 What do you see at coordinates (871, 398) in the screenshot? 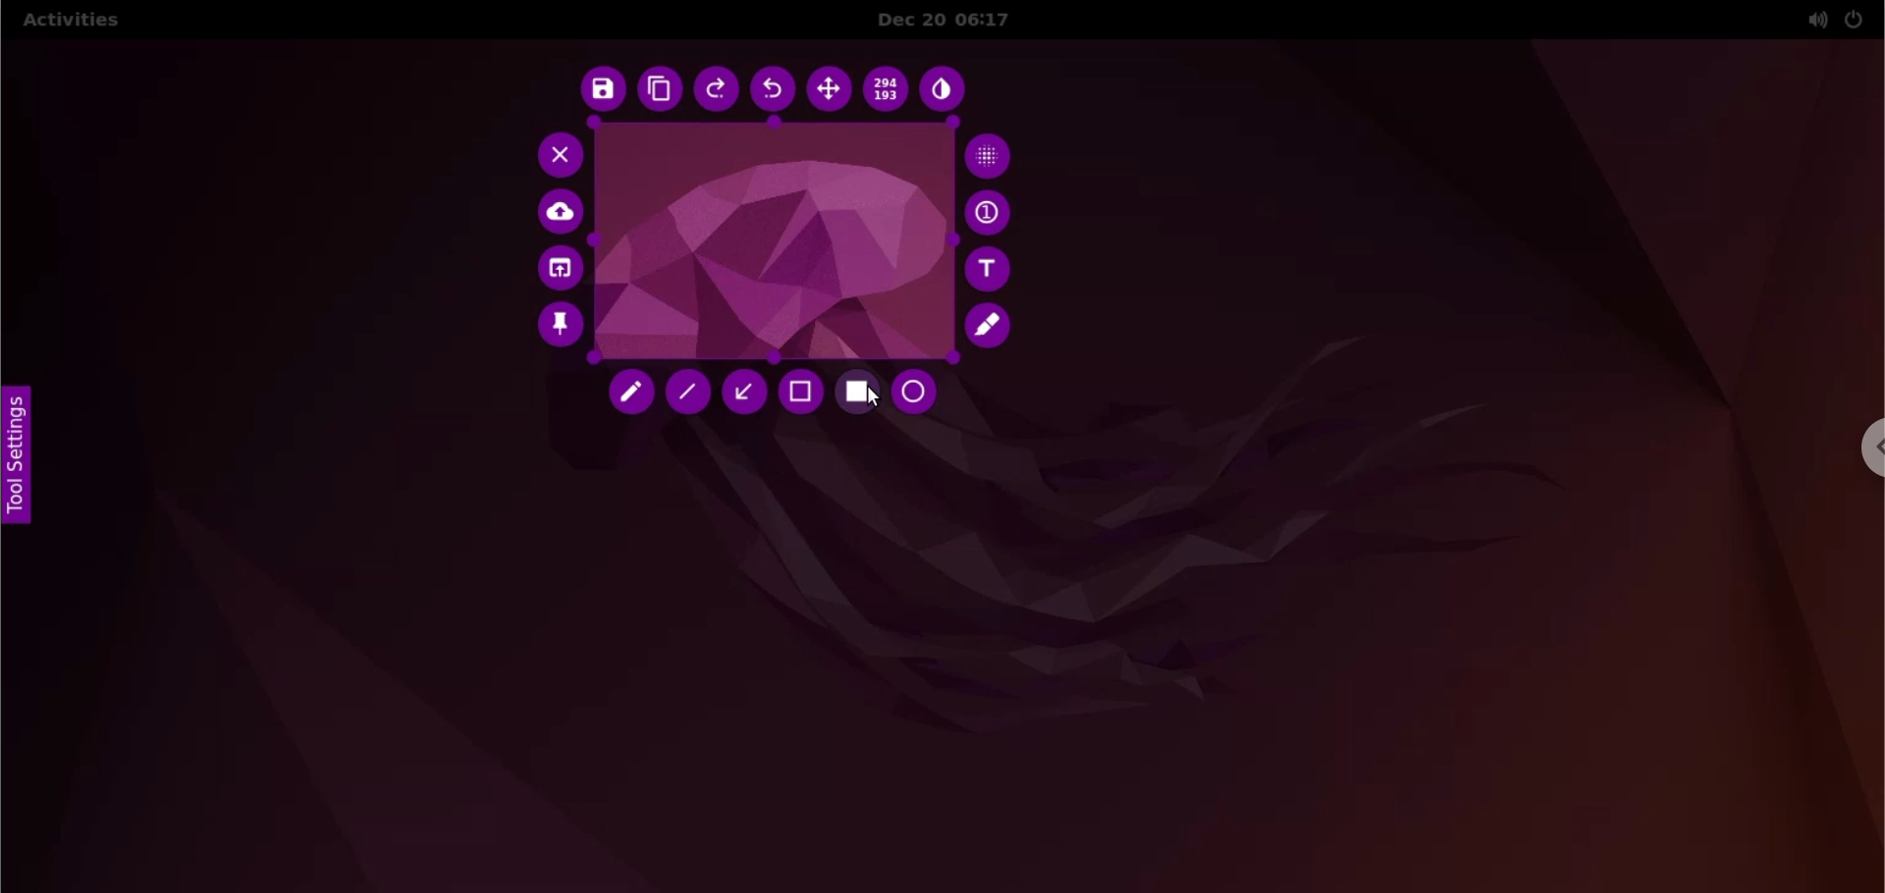
I see `cursor` at bounding box center [871, 398].